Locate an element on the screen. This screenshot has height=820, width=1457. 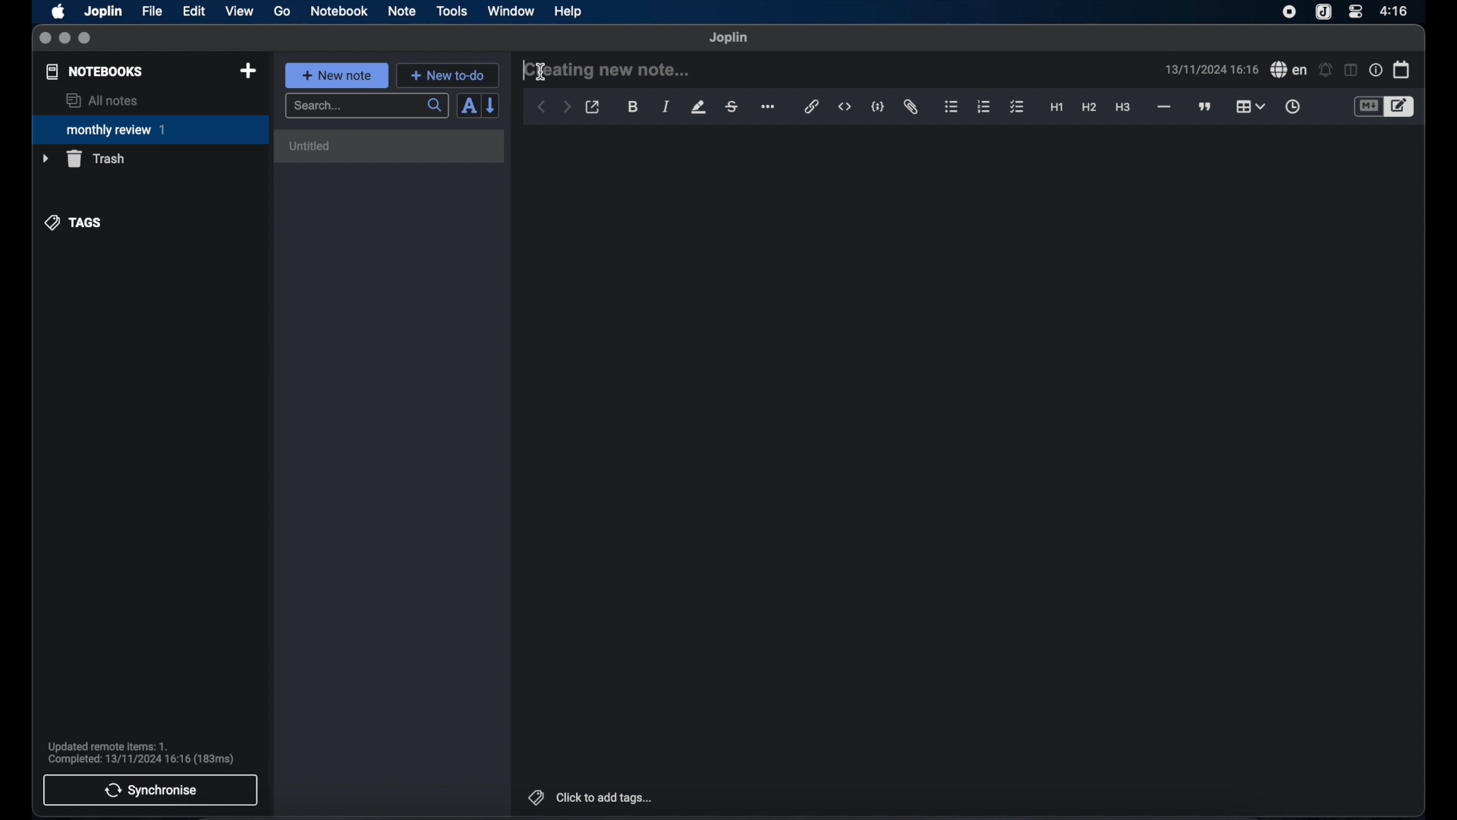
Joplin is located at coordinates (105, 12).